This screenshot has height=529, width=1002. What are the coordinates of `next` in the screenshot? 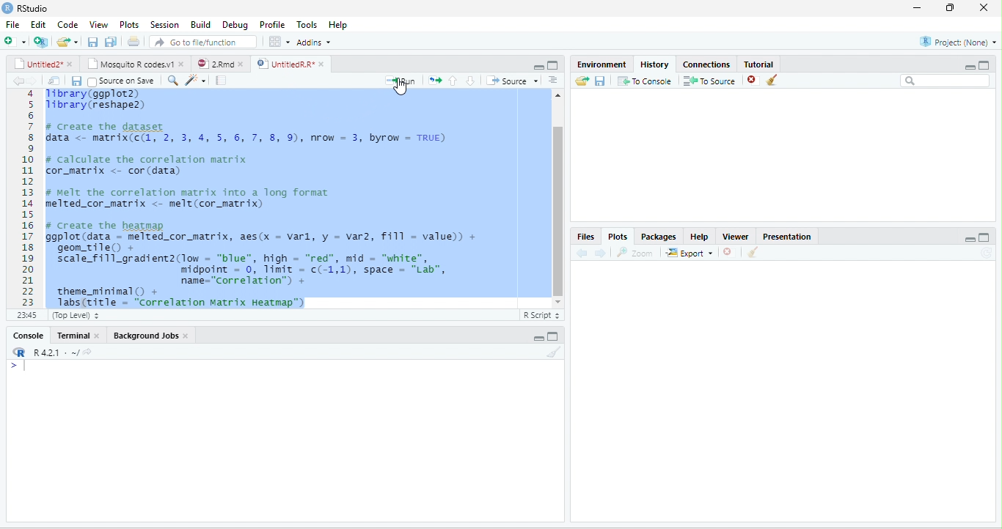 It's located at (604, 252).